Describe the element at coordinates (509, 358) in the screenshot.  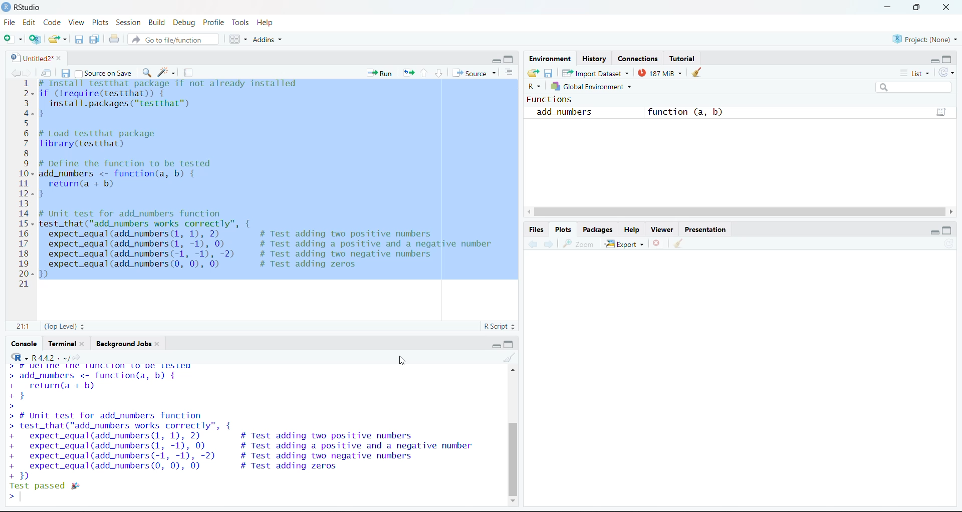
I see `clear console` at that location.